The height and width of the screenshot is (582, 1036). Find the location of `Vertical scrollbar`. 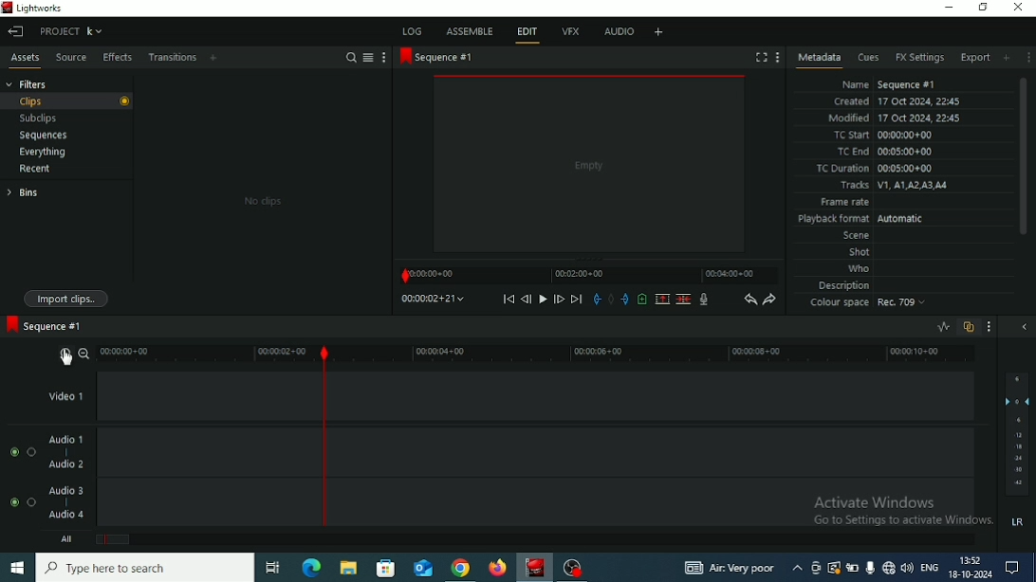

Vertical scrollbar is located at coordinates (1023, 155).